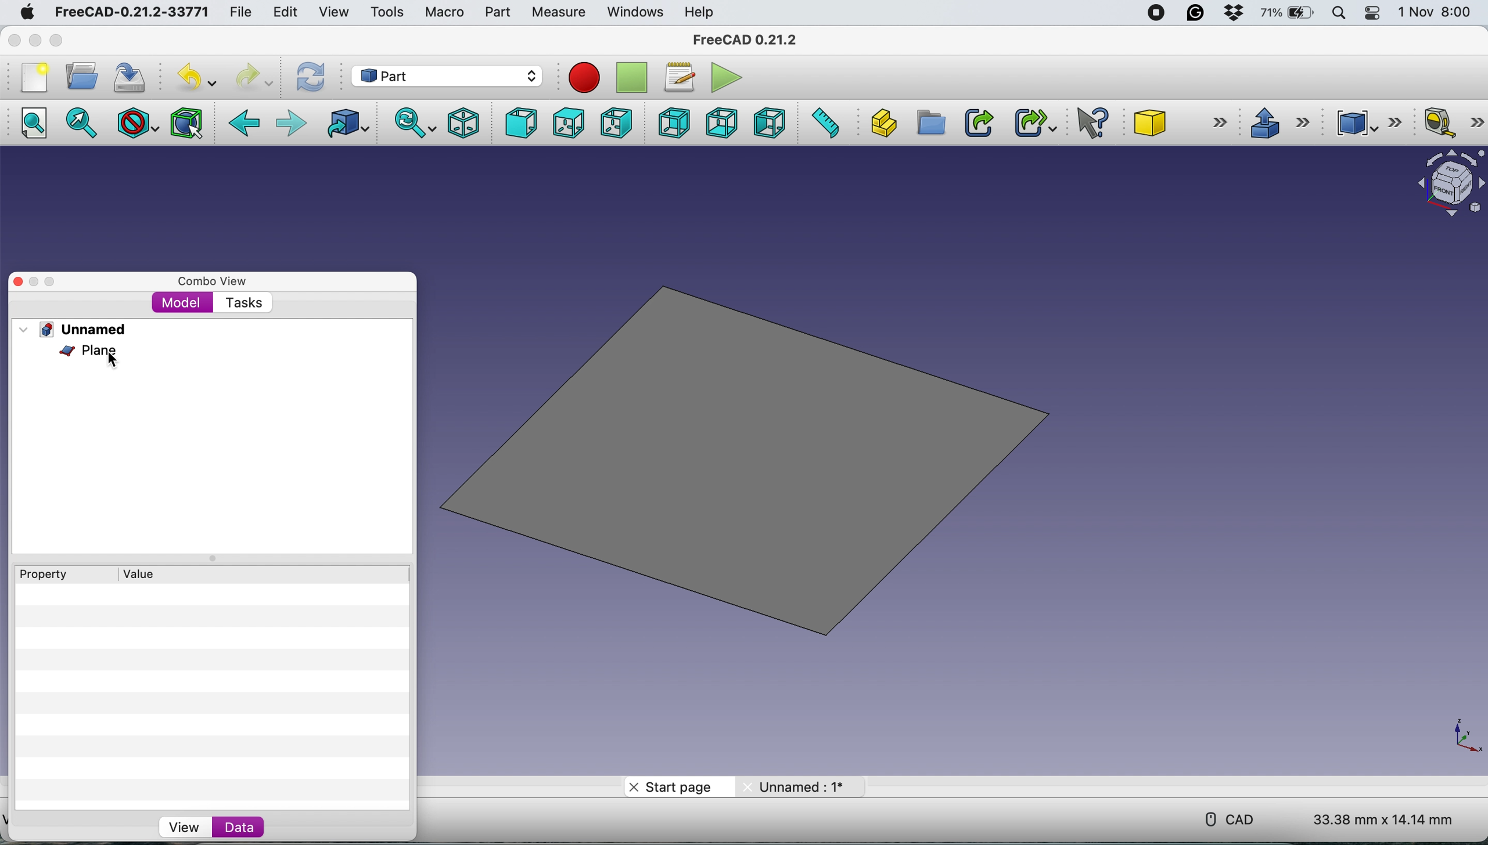 The image size is (1488, 845). Describe the element at coordinates (129, 12) in the screenshot. I see `FreeCAD-0.21.2-33771` at that location.